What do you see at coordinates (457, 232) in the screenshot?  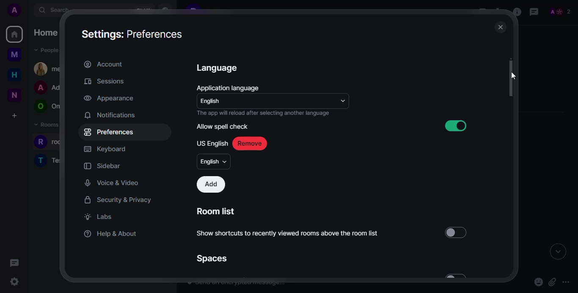 I see `Toggle button` at bounding box center [457, 232].